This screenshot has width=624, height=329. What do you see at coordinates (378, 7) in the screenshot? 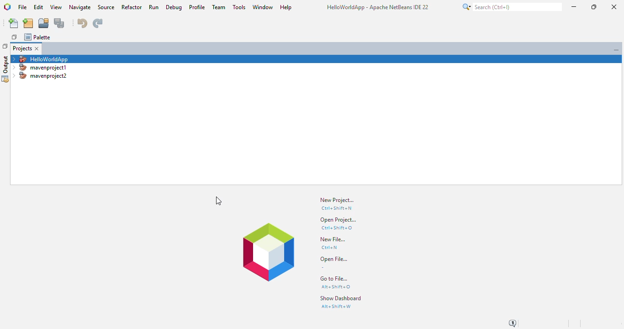
I see `title` at bounding box center [378, 7].